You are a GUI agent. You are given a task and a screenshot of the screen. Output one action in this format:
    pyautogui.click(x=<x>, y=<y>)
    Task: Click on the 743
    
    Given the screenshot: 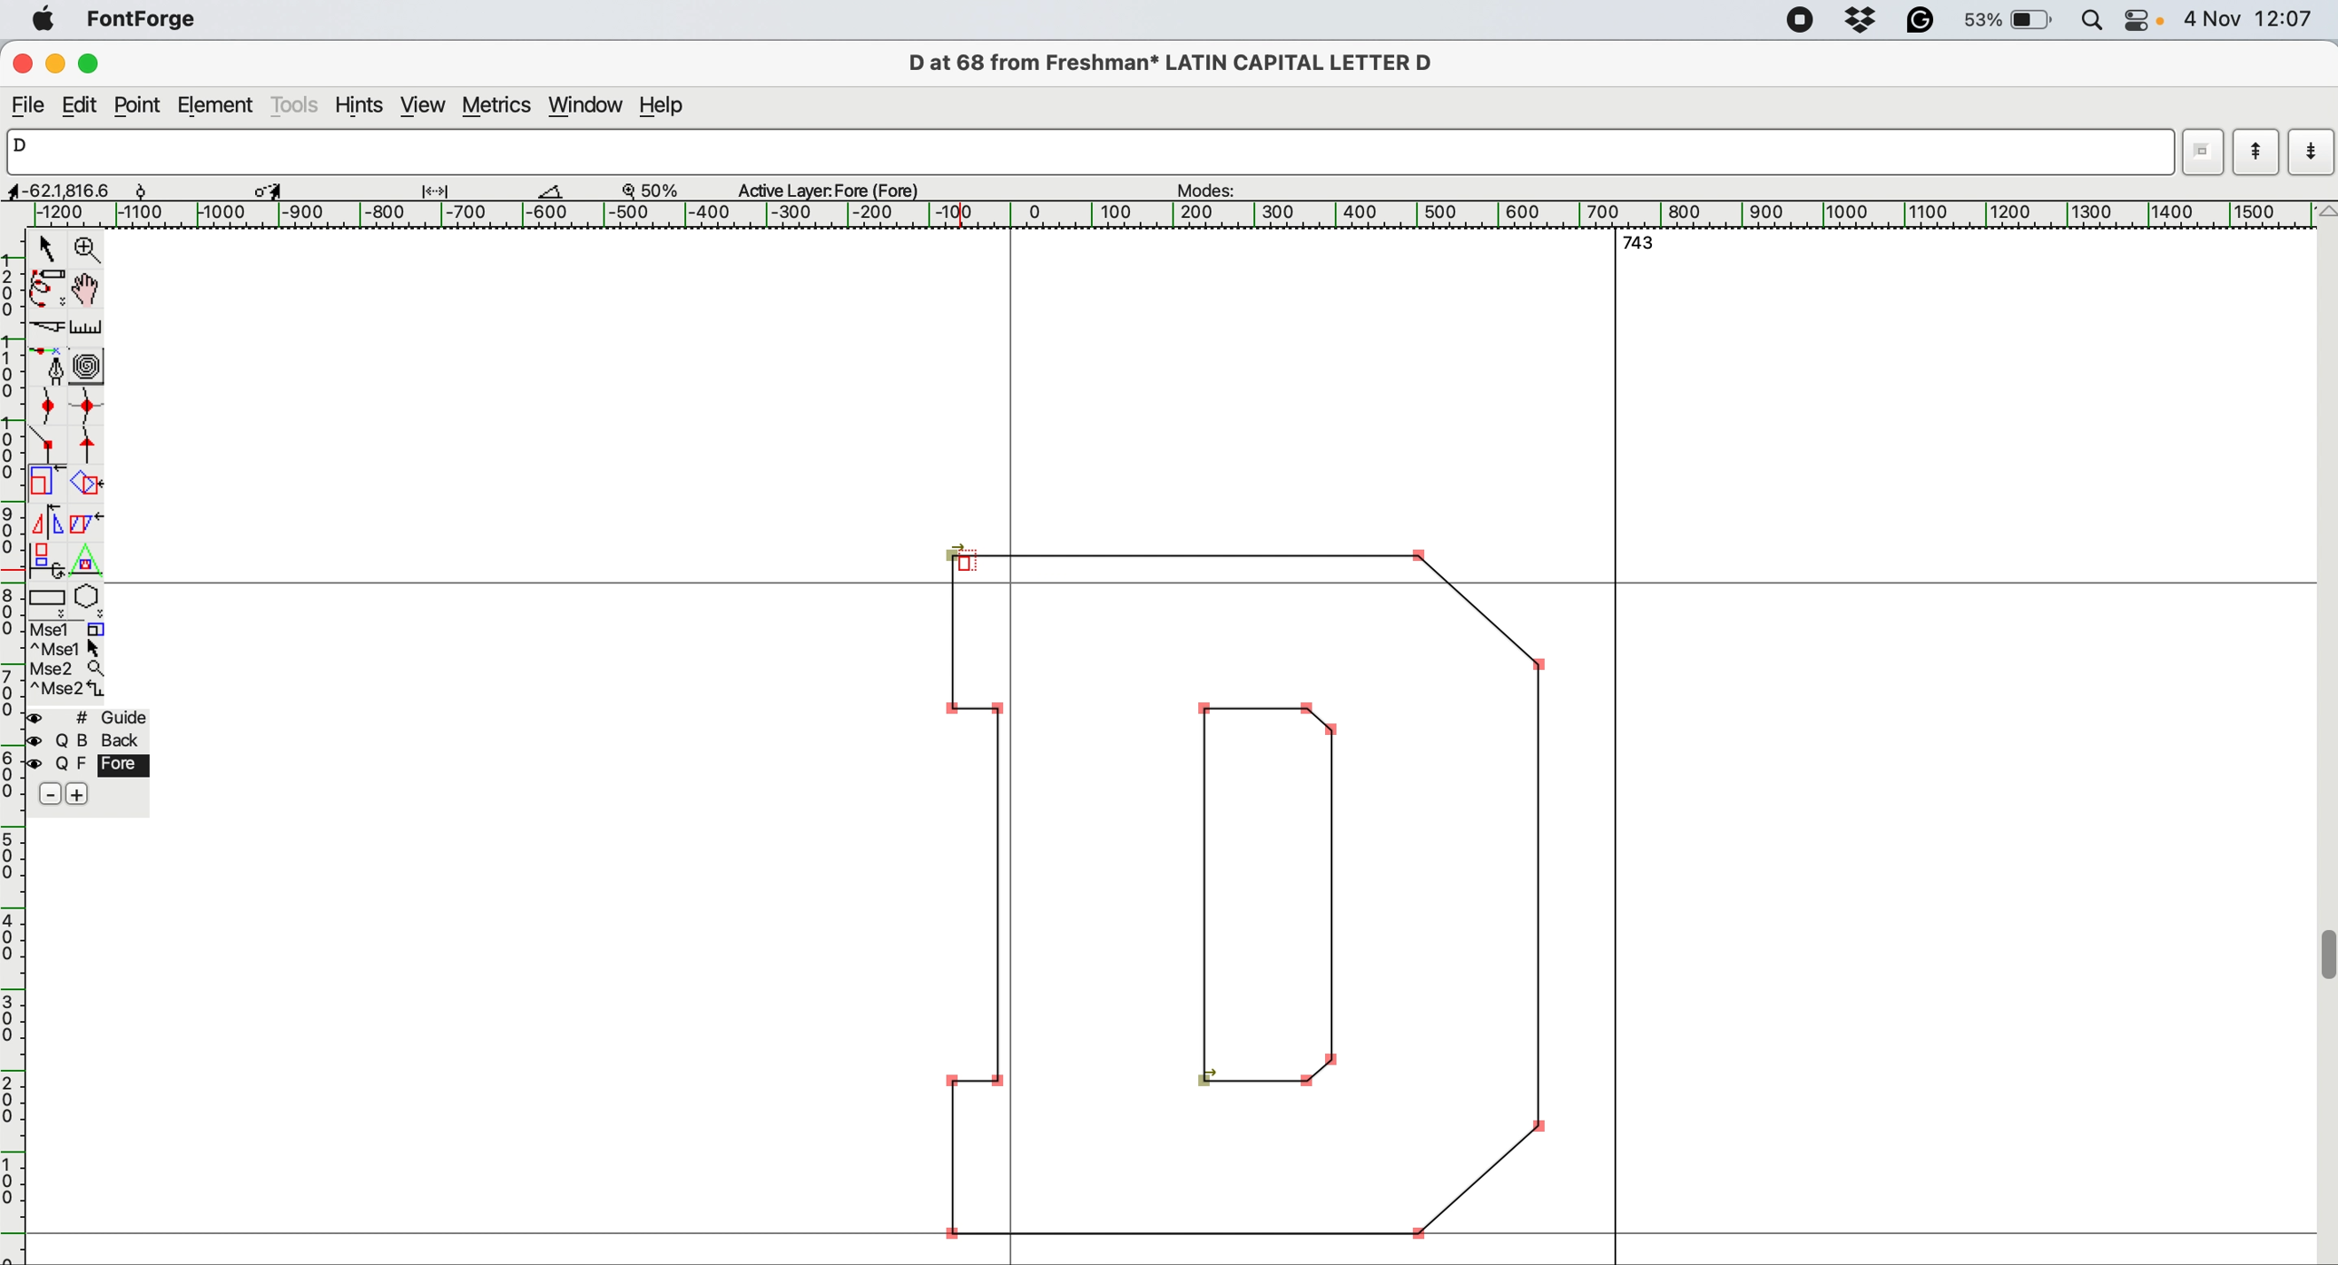 What is the action you would take?
    pyautogui.click(x=1644, y=244)
    